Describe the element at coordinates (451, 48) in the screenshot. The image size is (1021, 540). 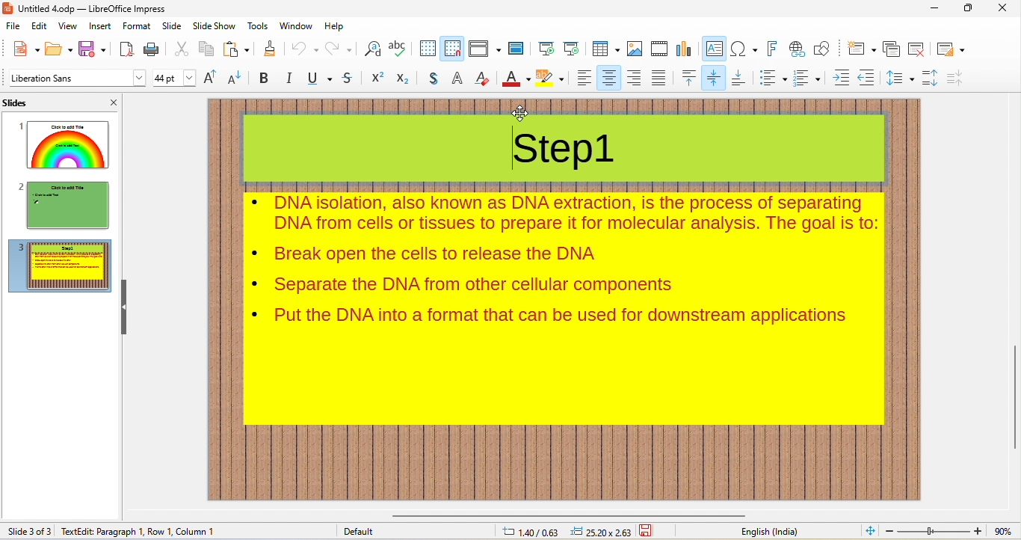
I see `snap to grid` at that location.